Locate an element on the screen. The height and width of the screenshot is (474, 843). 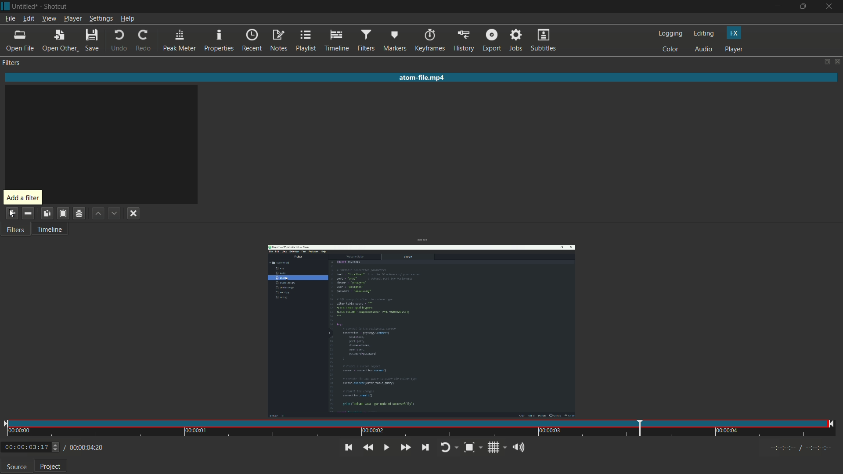
untitled is located at coordinates (25, 7).